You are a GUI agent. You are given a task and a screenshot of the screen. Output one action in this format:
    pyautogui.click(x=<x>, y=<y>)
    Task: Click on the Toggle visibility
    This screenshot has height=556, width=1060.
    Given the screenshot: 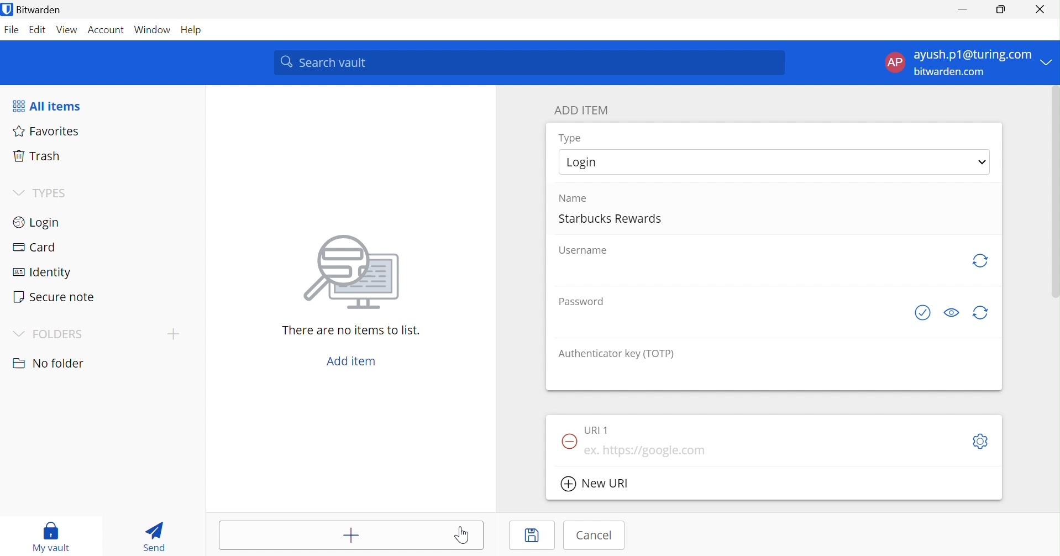 What is the action you would take?
    pyautogui.click(x=952, y=312)
    